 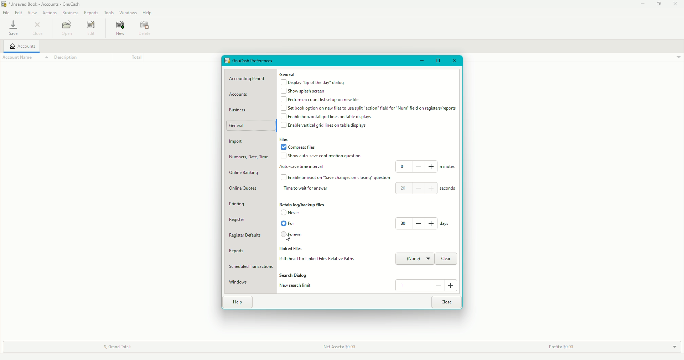 I want to click on Business, so click(x=70, y=13).